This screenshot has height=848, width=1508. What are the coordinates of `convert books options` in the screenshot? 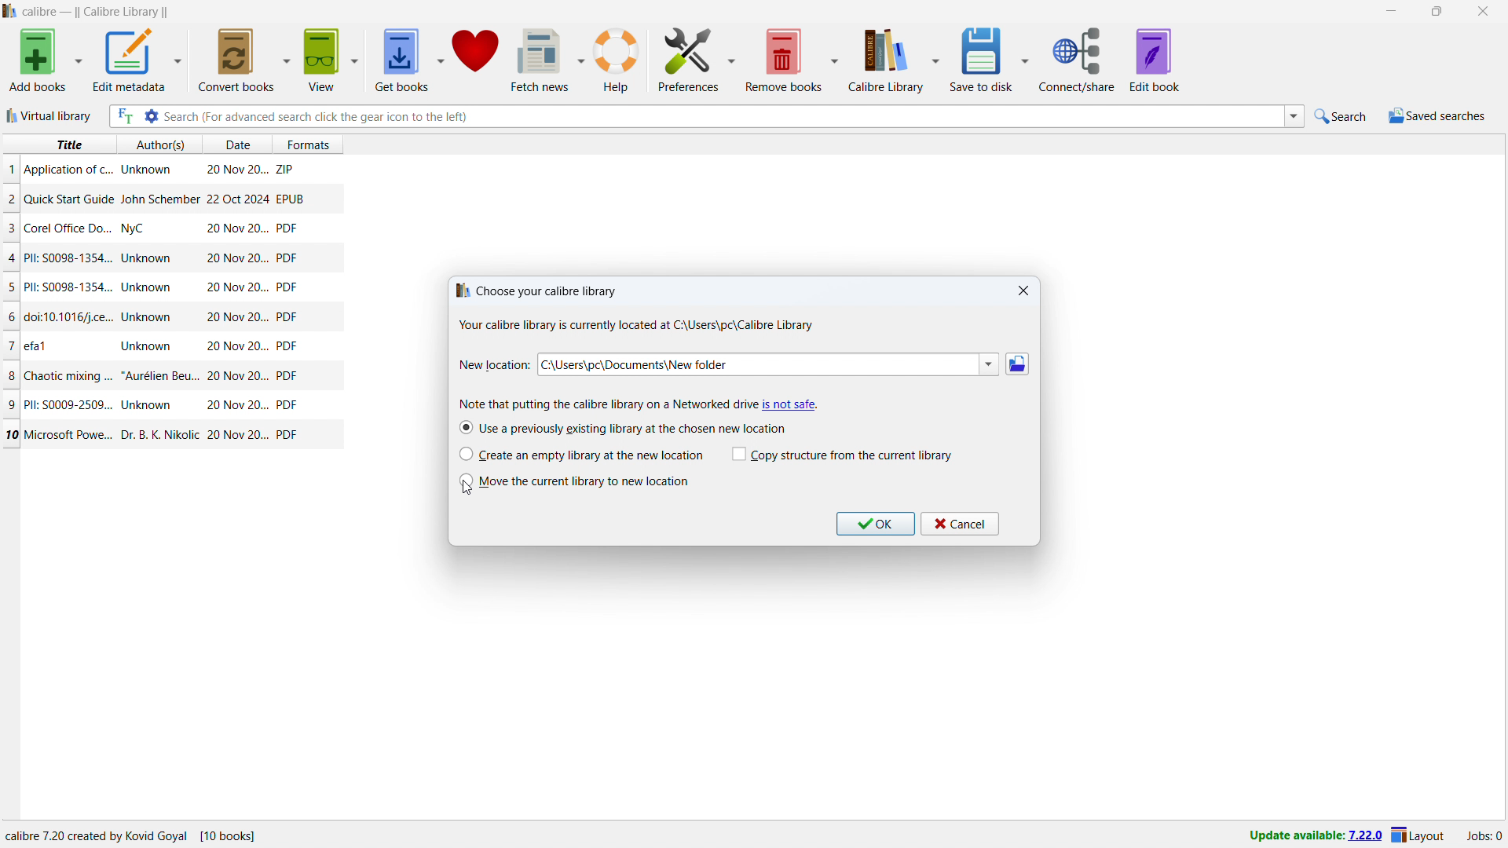 It's located at (287, 58).